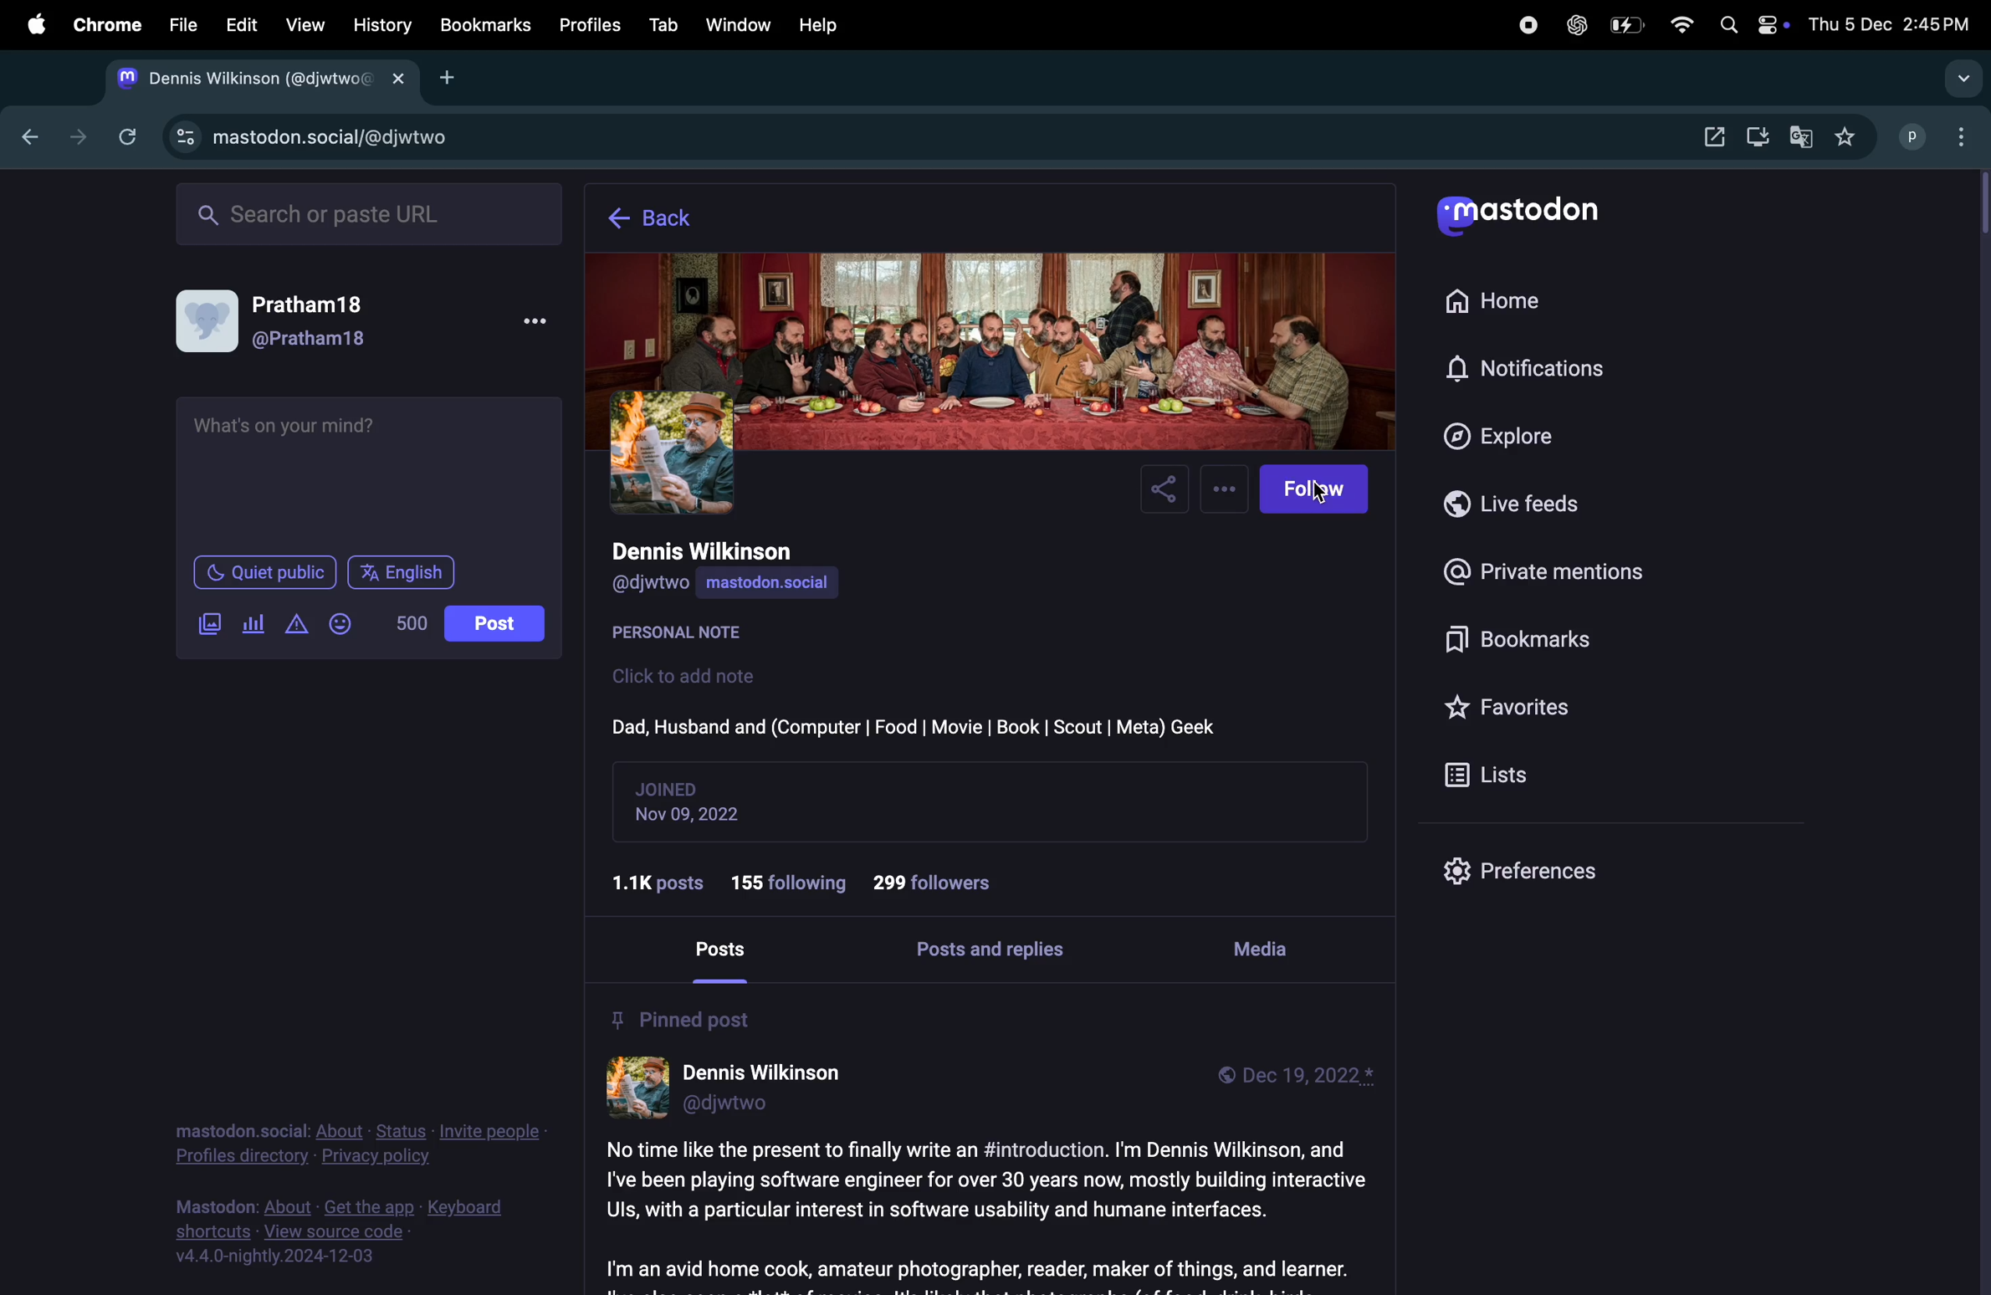 This screenshot has height=1295, width=1991. Describe the element at coordinates (1319, 490) in the screenshot. I see `follow` at that location.